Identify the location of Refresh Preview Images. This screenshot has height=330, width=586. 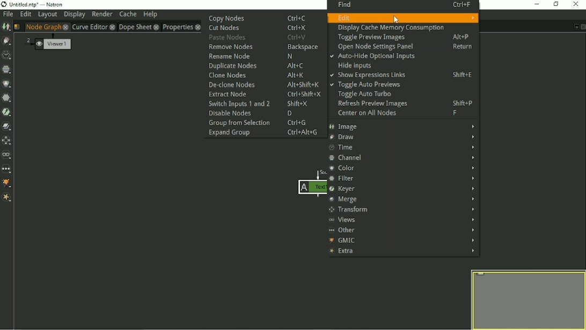
(402, 104).